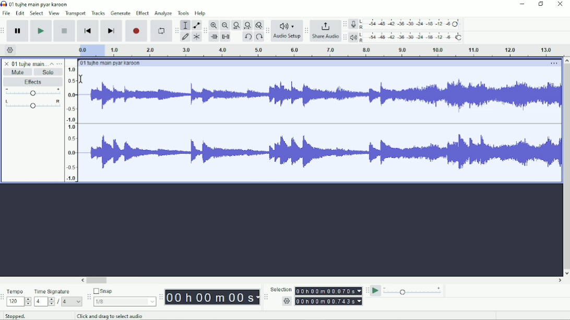 The width and height of the screenshot is (570, 320). What do you see at coordinates (553, 64) in the screenshot?
I see `Options` at bounding box center [553, 64].